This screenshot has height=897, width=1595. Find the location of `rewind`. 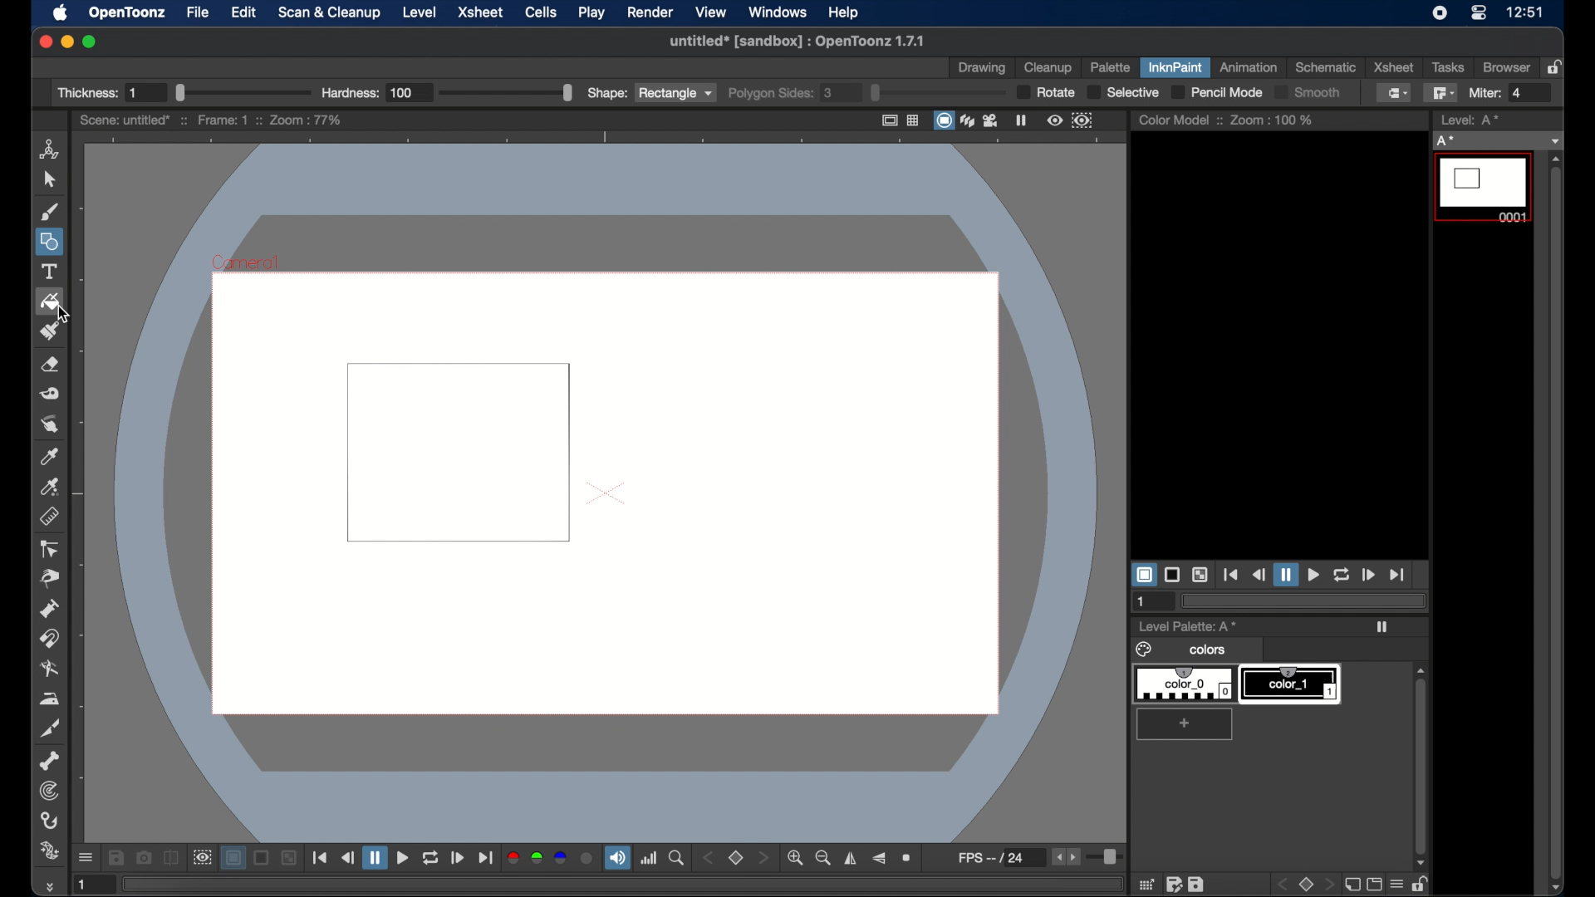

rewind is located at coordinates (1258, 575).